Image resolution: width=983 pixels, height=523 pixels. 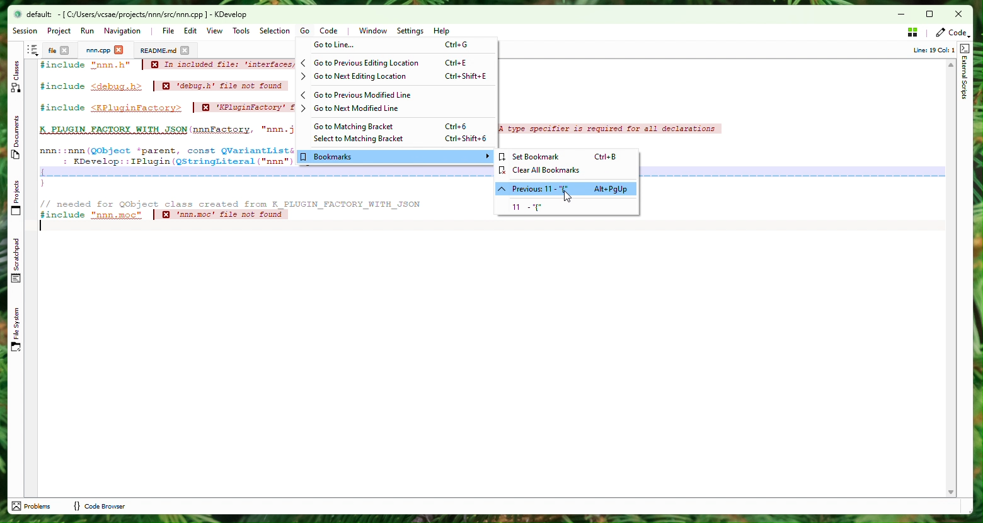 I want to click on Navigation, so click(x=125, y=32).